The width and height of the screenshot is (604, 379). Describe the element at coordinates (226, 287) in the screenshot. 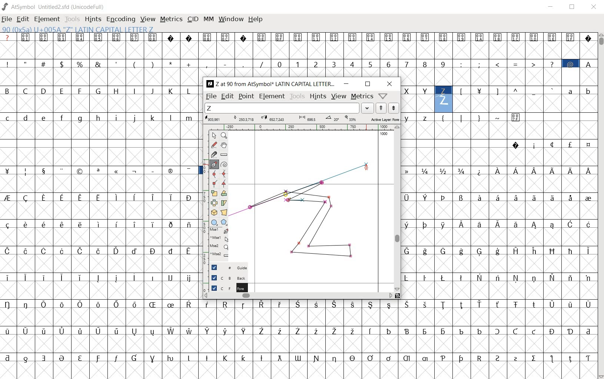

I see `Foreground` at that location.